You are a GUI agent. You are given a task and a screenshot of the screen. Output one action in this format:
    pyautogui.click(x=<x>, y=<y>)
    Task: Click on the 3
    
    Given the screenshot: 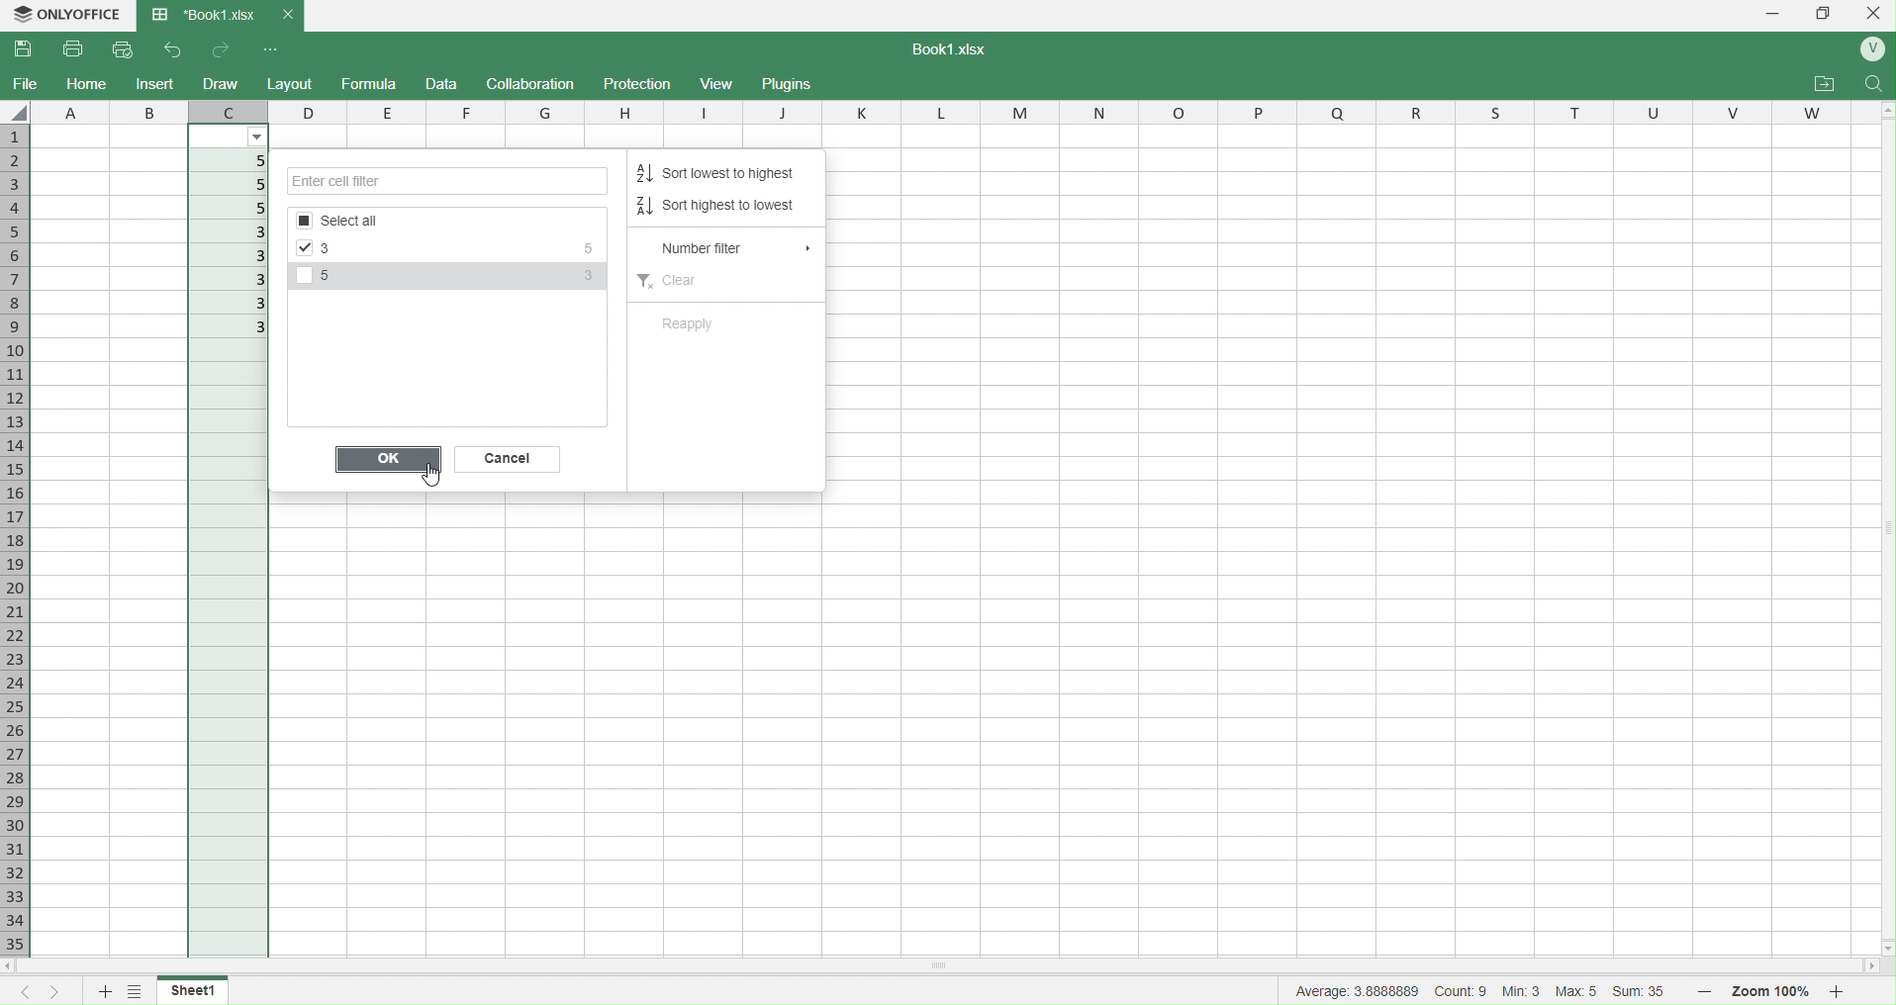 What is the action you would take?
    pyautogui.click(x=232, y=281)
    